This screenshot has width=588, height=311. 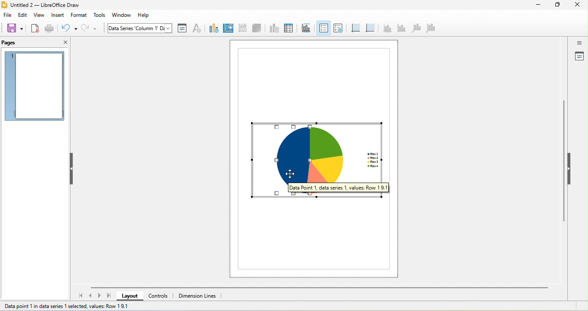 What do you see at coordinates (579, 57) in the screenshot?
I see `properties` at bounding box center [579, 57].